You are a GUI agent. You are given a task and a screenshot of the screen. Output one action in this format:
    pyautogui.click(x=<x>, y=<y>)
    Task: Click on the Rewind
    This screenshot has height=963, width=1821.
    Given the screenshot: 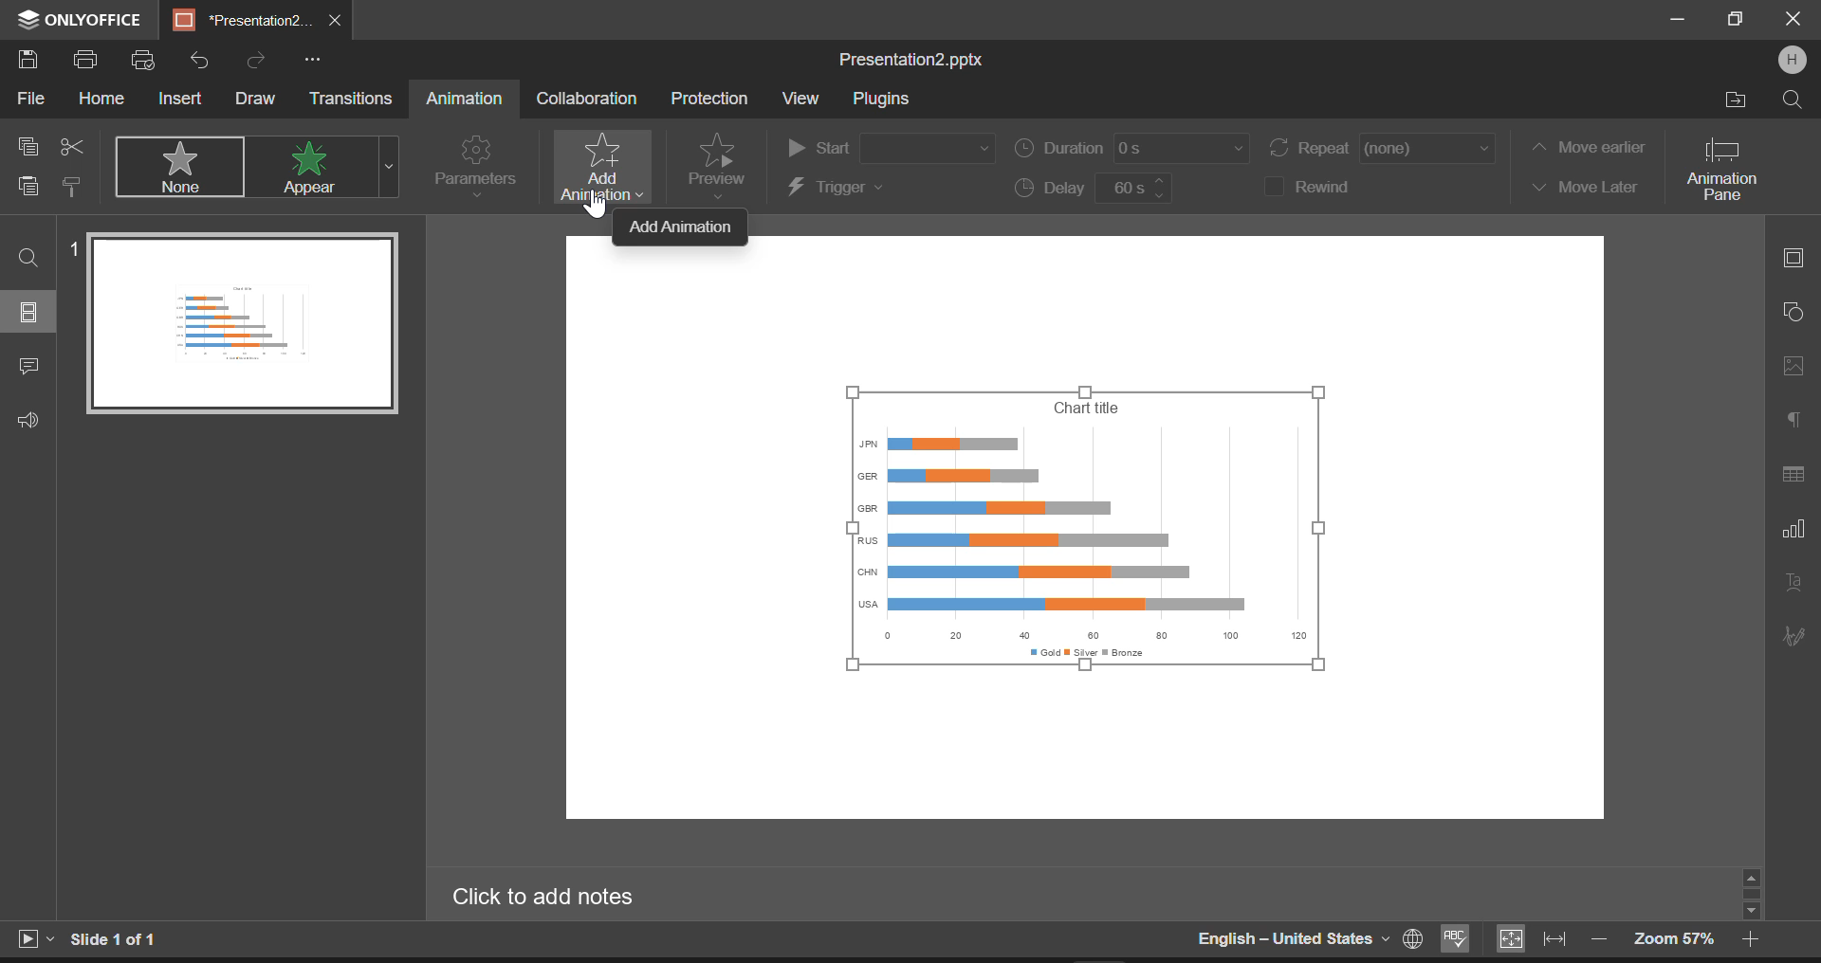 What is the action you would take?
    pyautogui.click(x=1322, y=185)
    